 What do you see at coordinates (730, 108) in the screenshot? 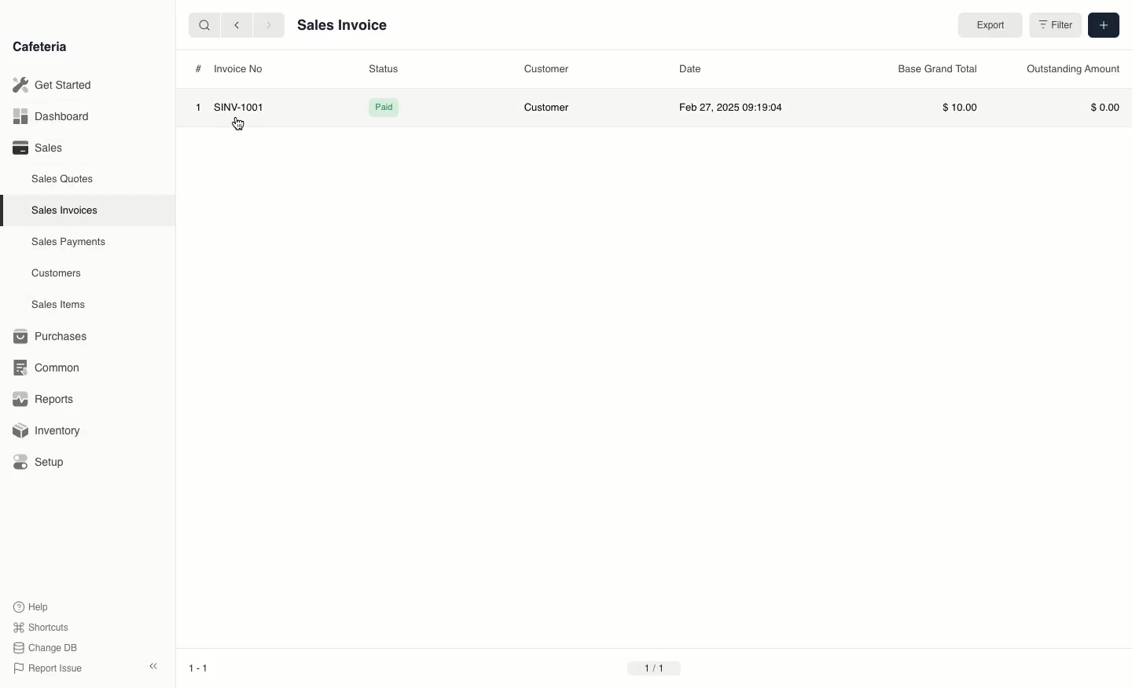
I see `Feb 27, 2025 09:19:04` at bounding box center [730, 108].